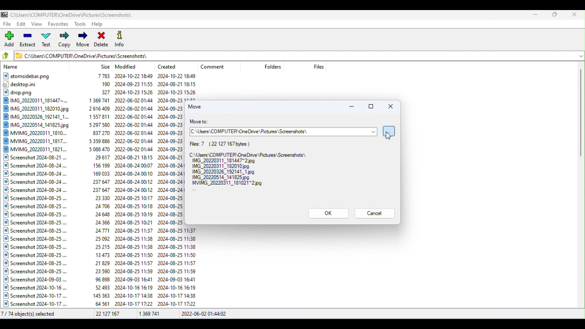 The image size is (585, 329). I want to click on Copy, so click(64, 40).